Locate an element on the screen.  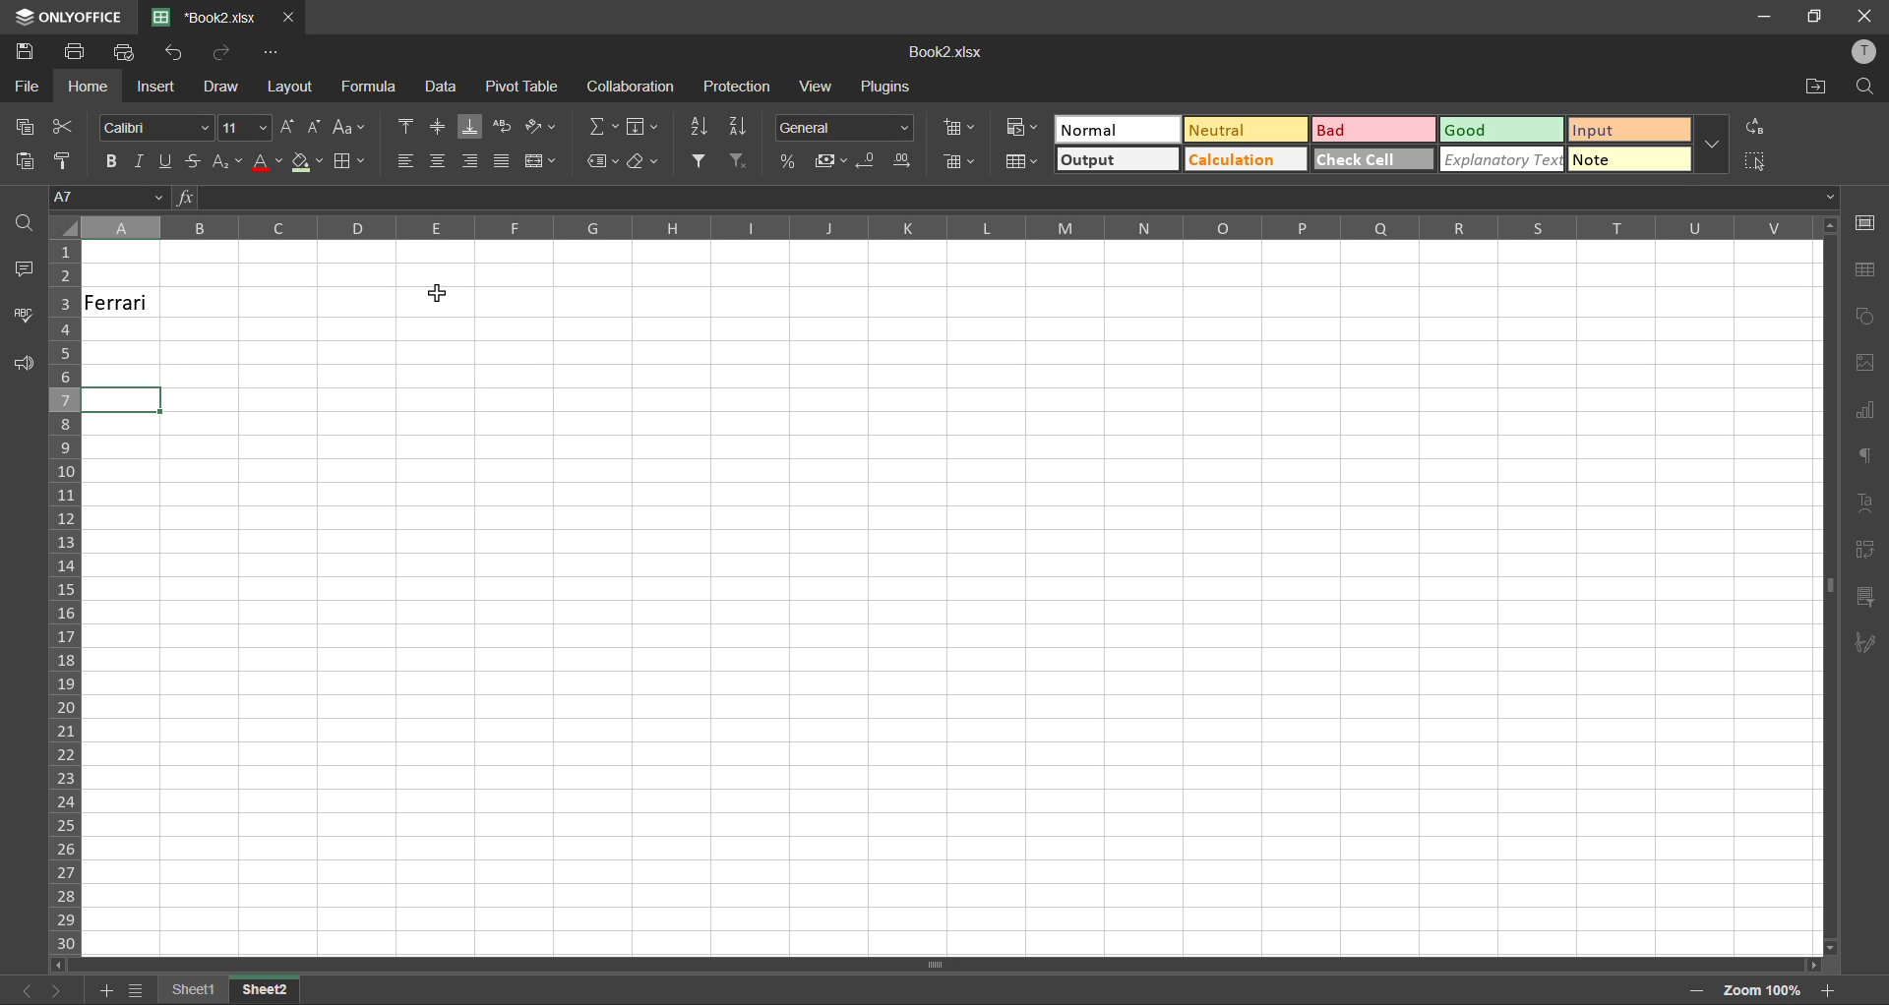
print is located at coordinates (79, 55).